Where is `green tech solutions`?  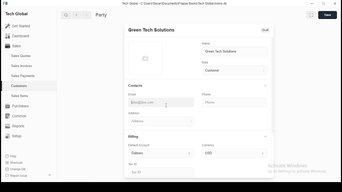 green tech solutions is located at coordinates (153, 30).